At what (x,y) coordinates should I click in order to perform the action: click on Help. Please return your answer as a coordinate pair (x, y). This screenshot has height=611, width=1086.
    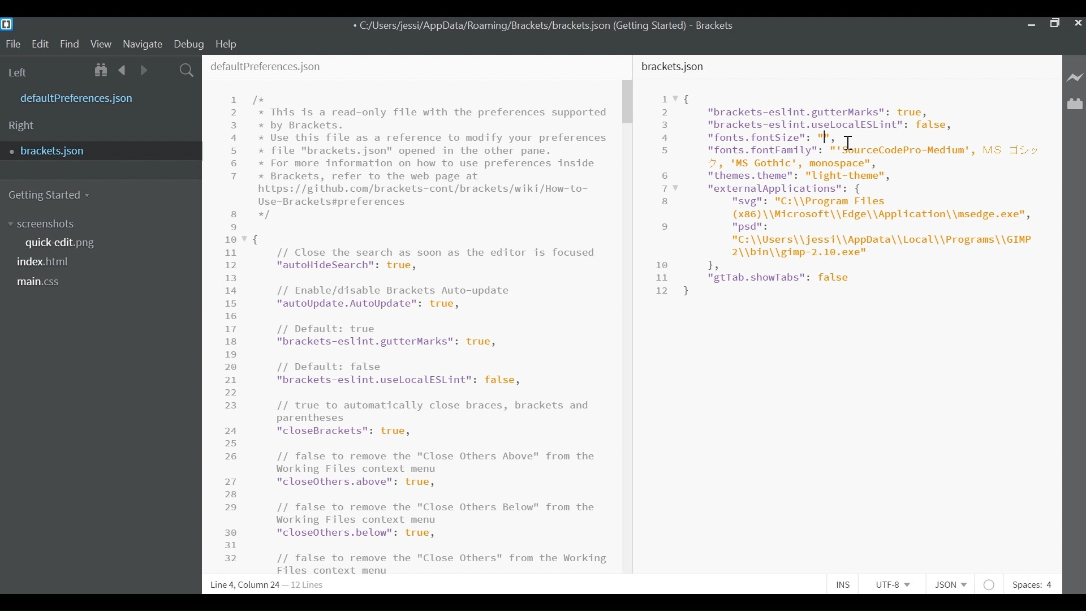
    Looking at the image, I should click on (228, 44).